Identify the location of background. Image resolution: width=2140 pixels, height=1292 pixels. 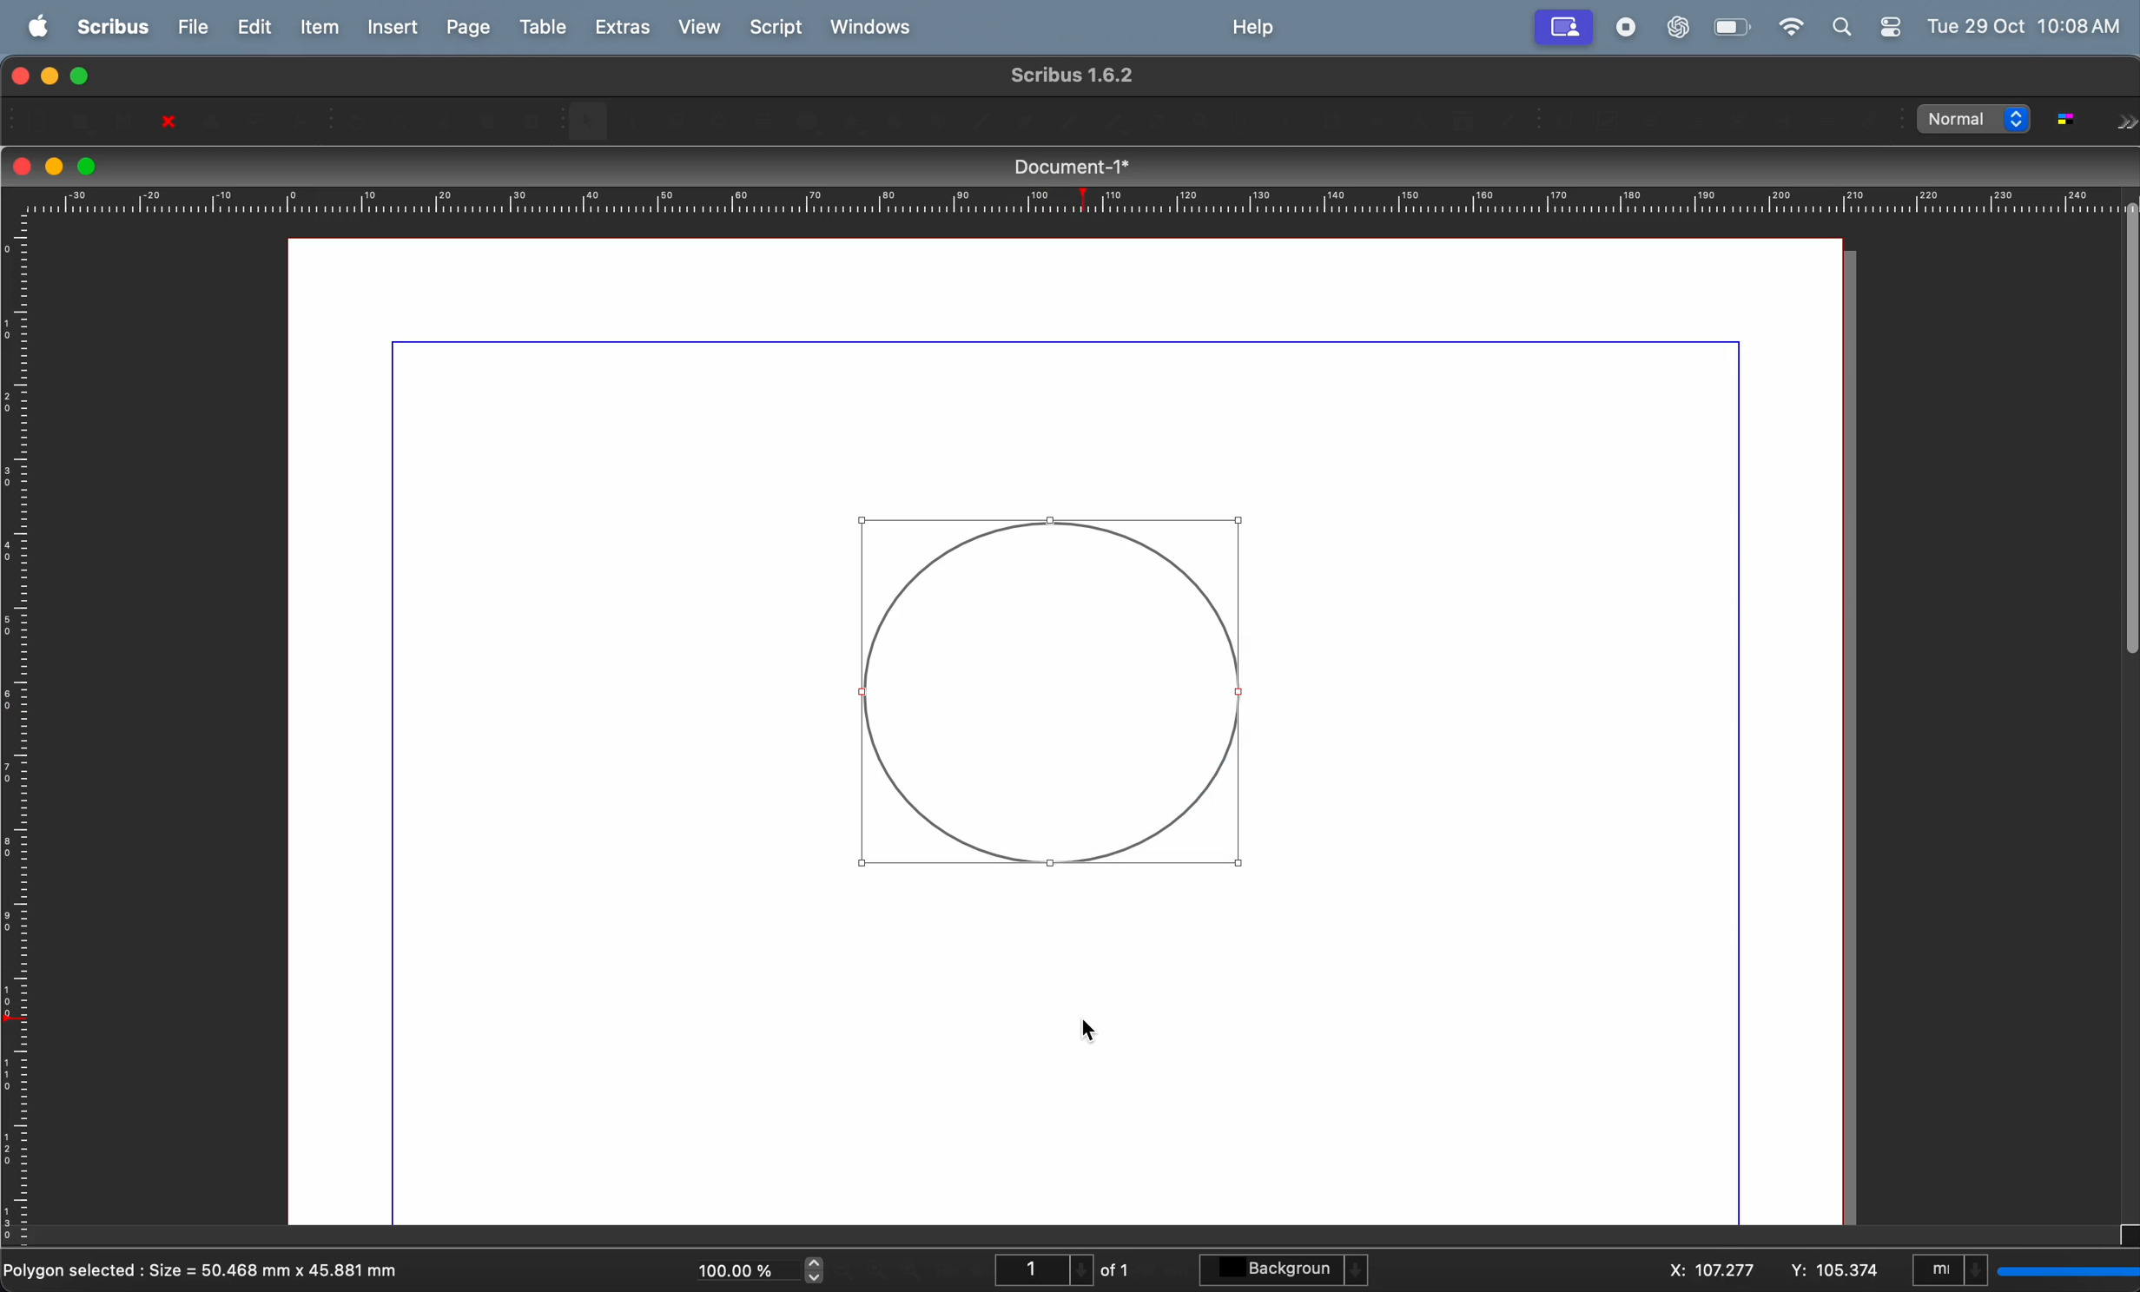
(1285, 1267).